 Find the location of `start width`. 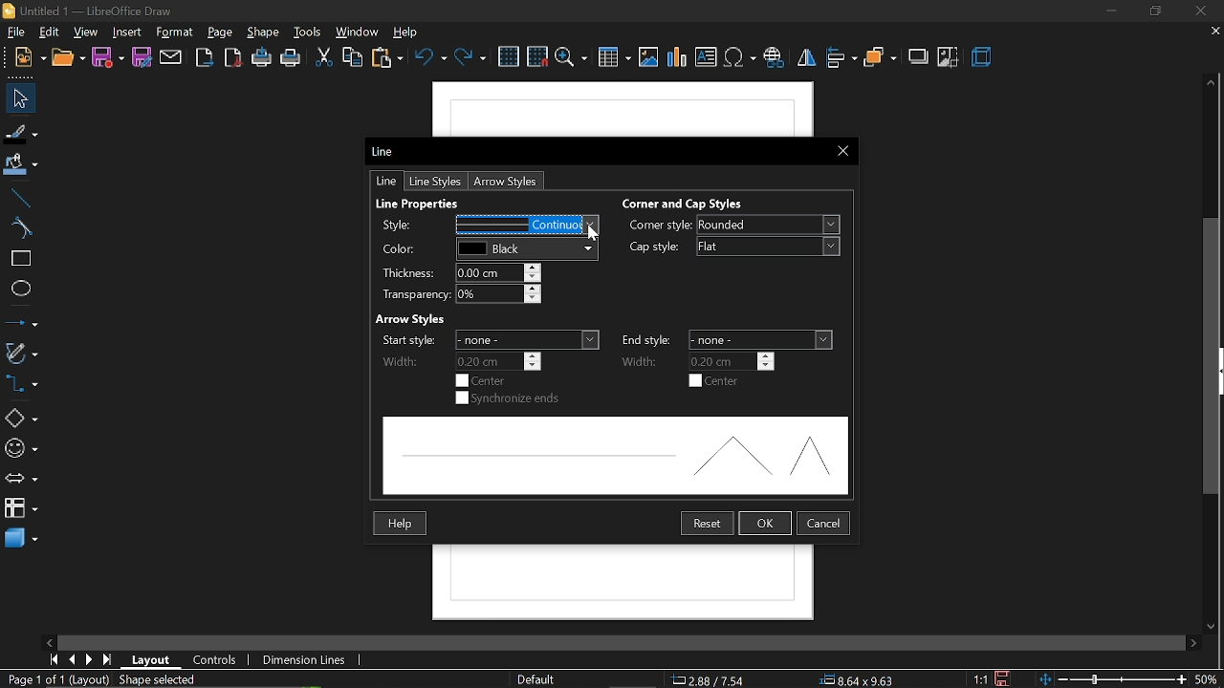

start width is located at coordinates (457, 359).